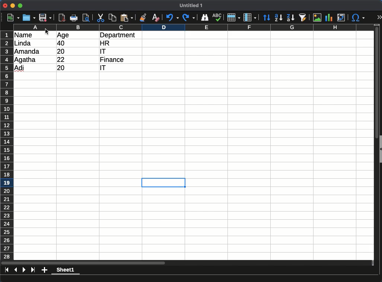 This screenshot has height=282, width=382. What do you see at coordinates (194, 27) in the screenshot?
I see `columns` at bounding box center [194, 27].